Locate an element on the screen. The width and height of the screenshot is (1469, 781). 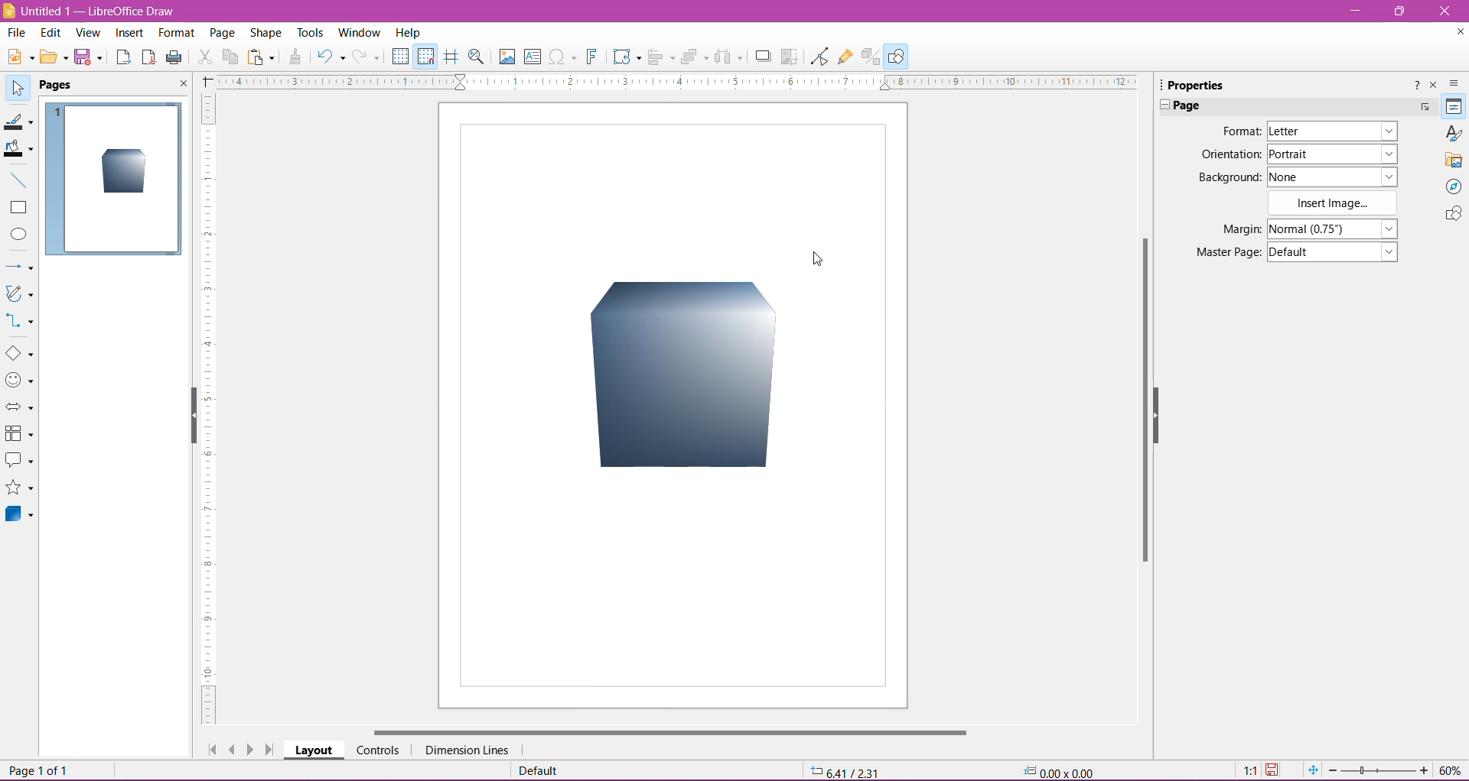
Show Draw Functions is located at coordinates (896, 56).